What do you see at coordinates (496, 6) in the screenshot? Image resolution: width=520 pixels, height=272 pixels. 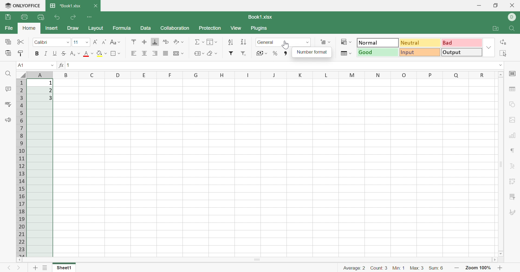 I see `` at bounding box center [496, 6].